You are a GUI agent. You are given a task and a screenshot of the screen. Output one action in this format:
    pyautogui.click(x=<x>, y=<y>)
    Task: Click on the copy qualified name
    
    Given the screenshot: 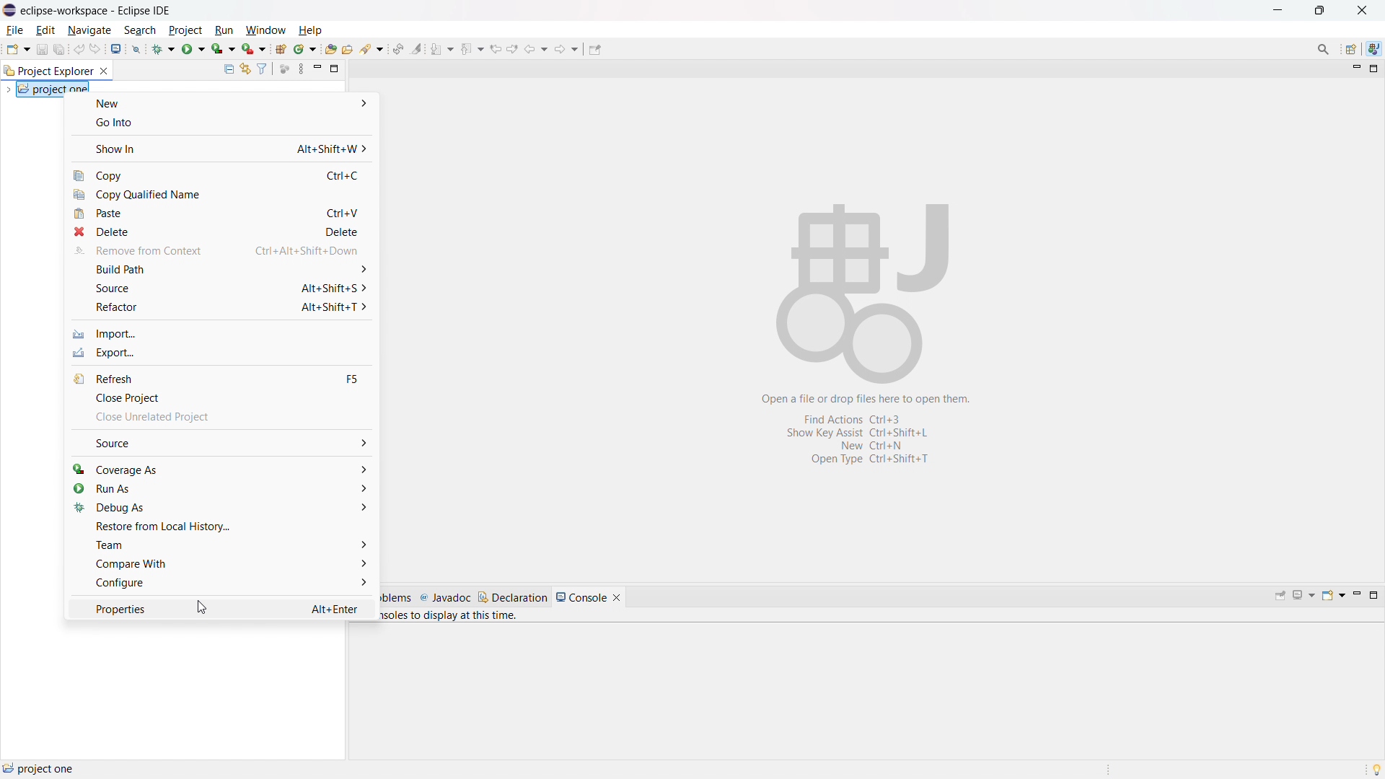 What is the action you would take?
    pyautogui.click(x=222, y=195)
    